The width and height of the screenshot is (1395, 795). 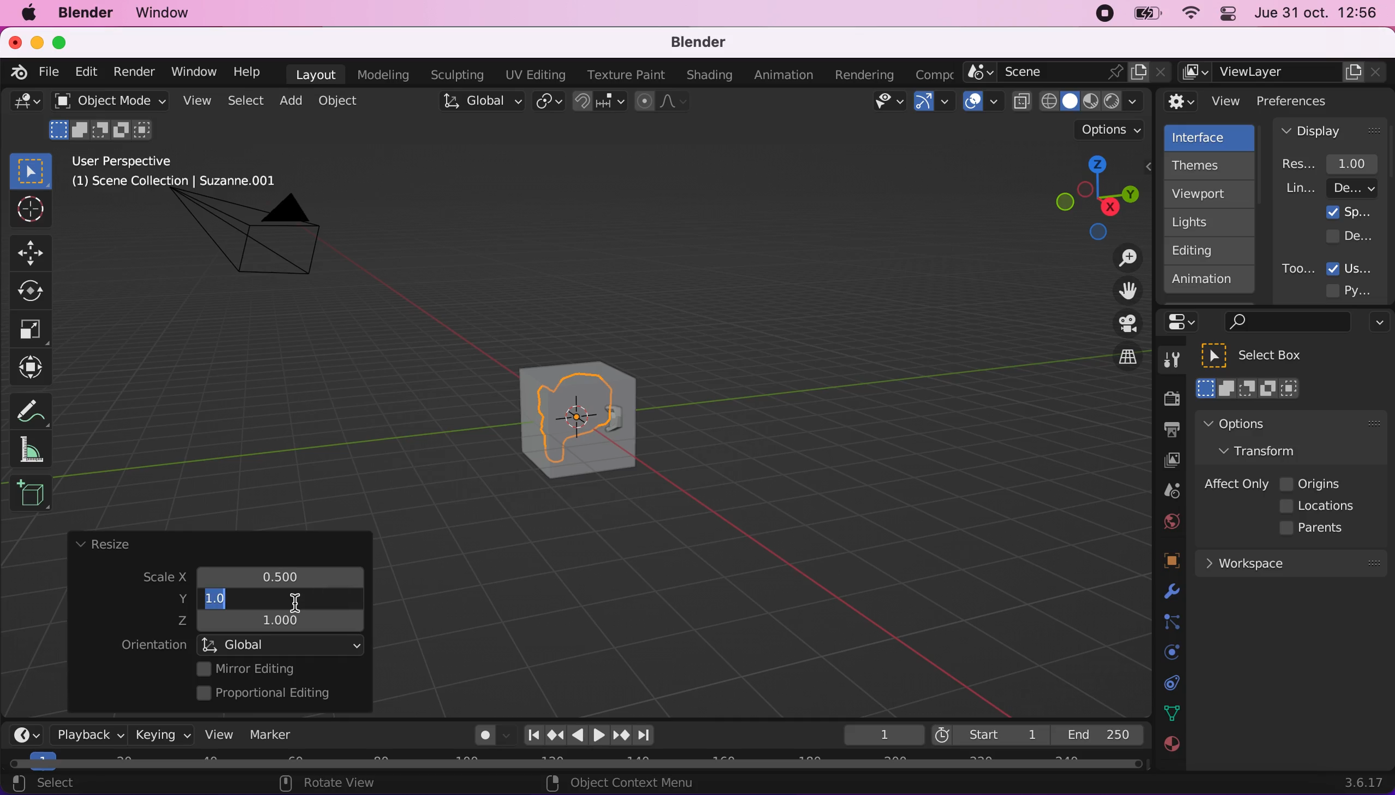 What do you see at coordinates (161, 734) in the screenshot?
I see `keying` at bounding box center [161, 734].